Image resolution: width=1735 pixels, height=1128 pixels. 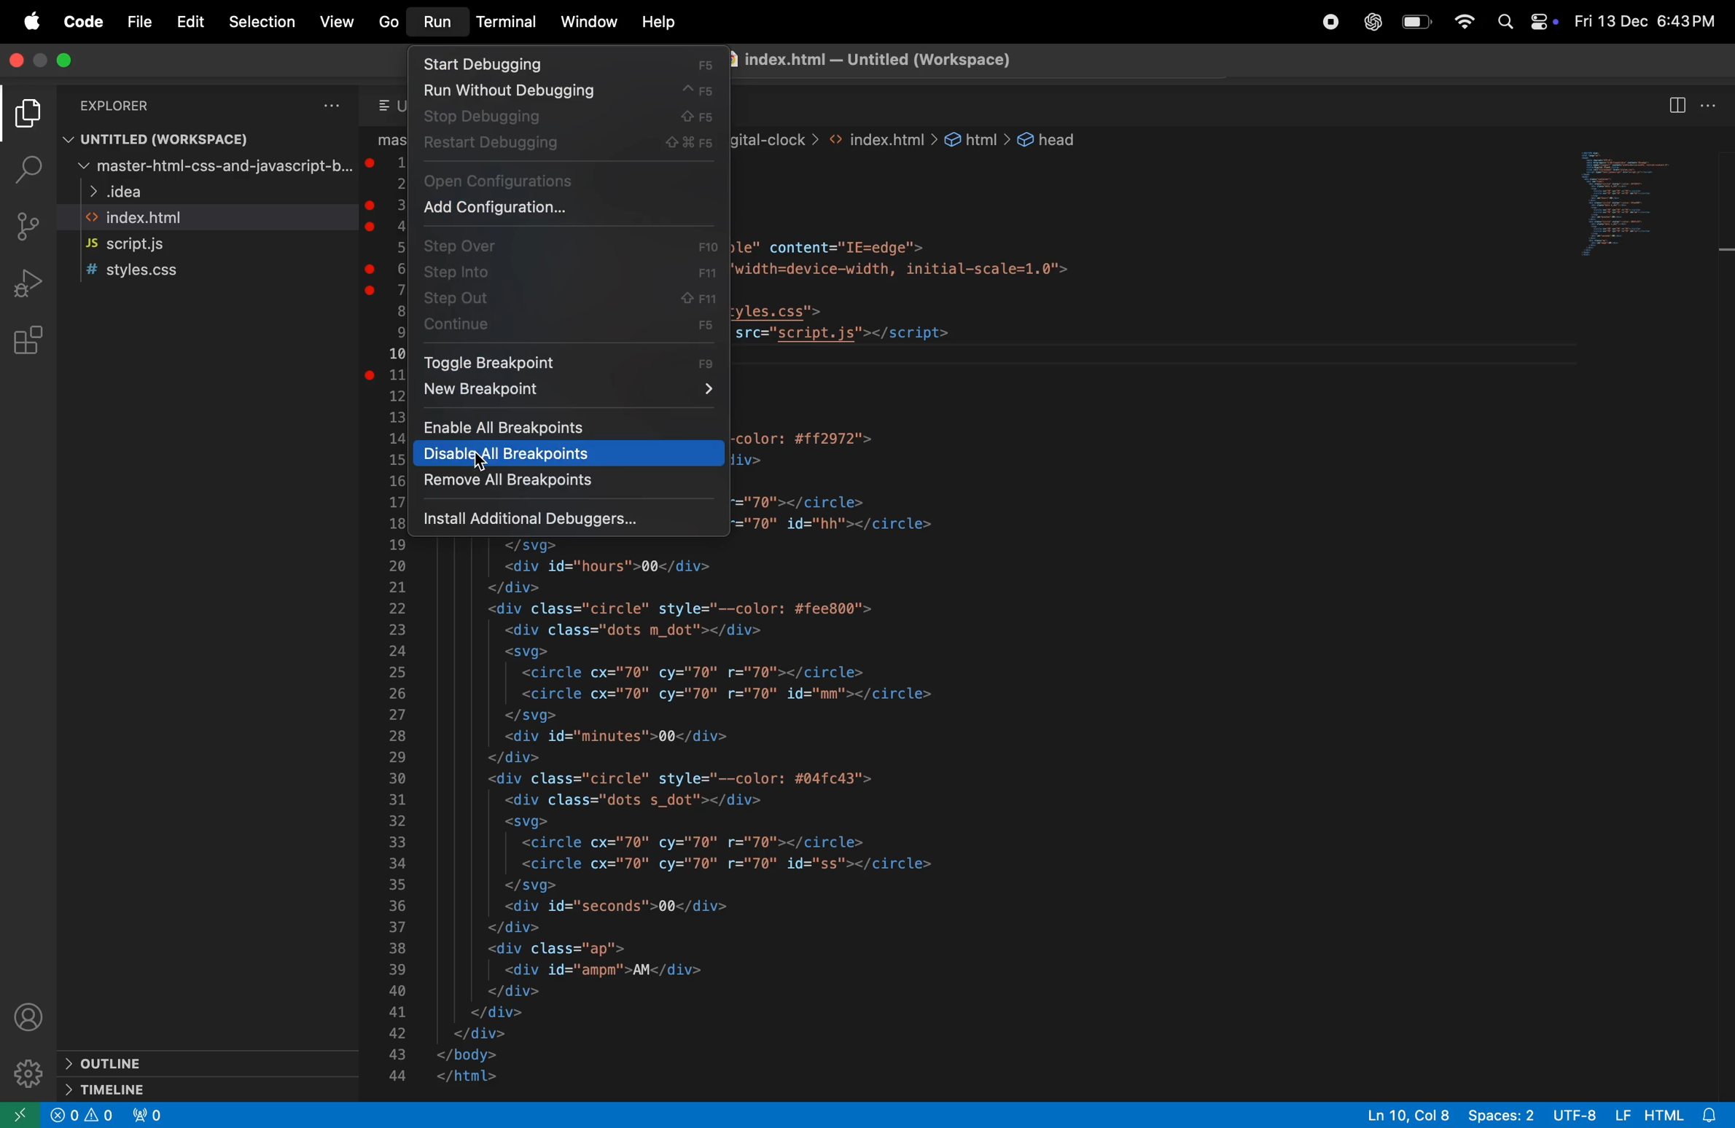 I want to click on add configurations, so click(x=569, y=211).